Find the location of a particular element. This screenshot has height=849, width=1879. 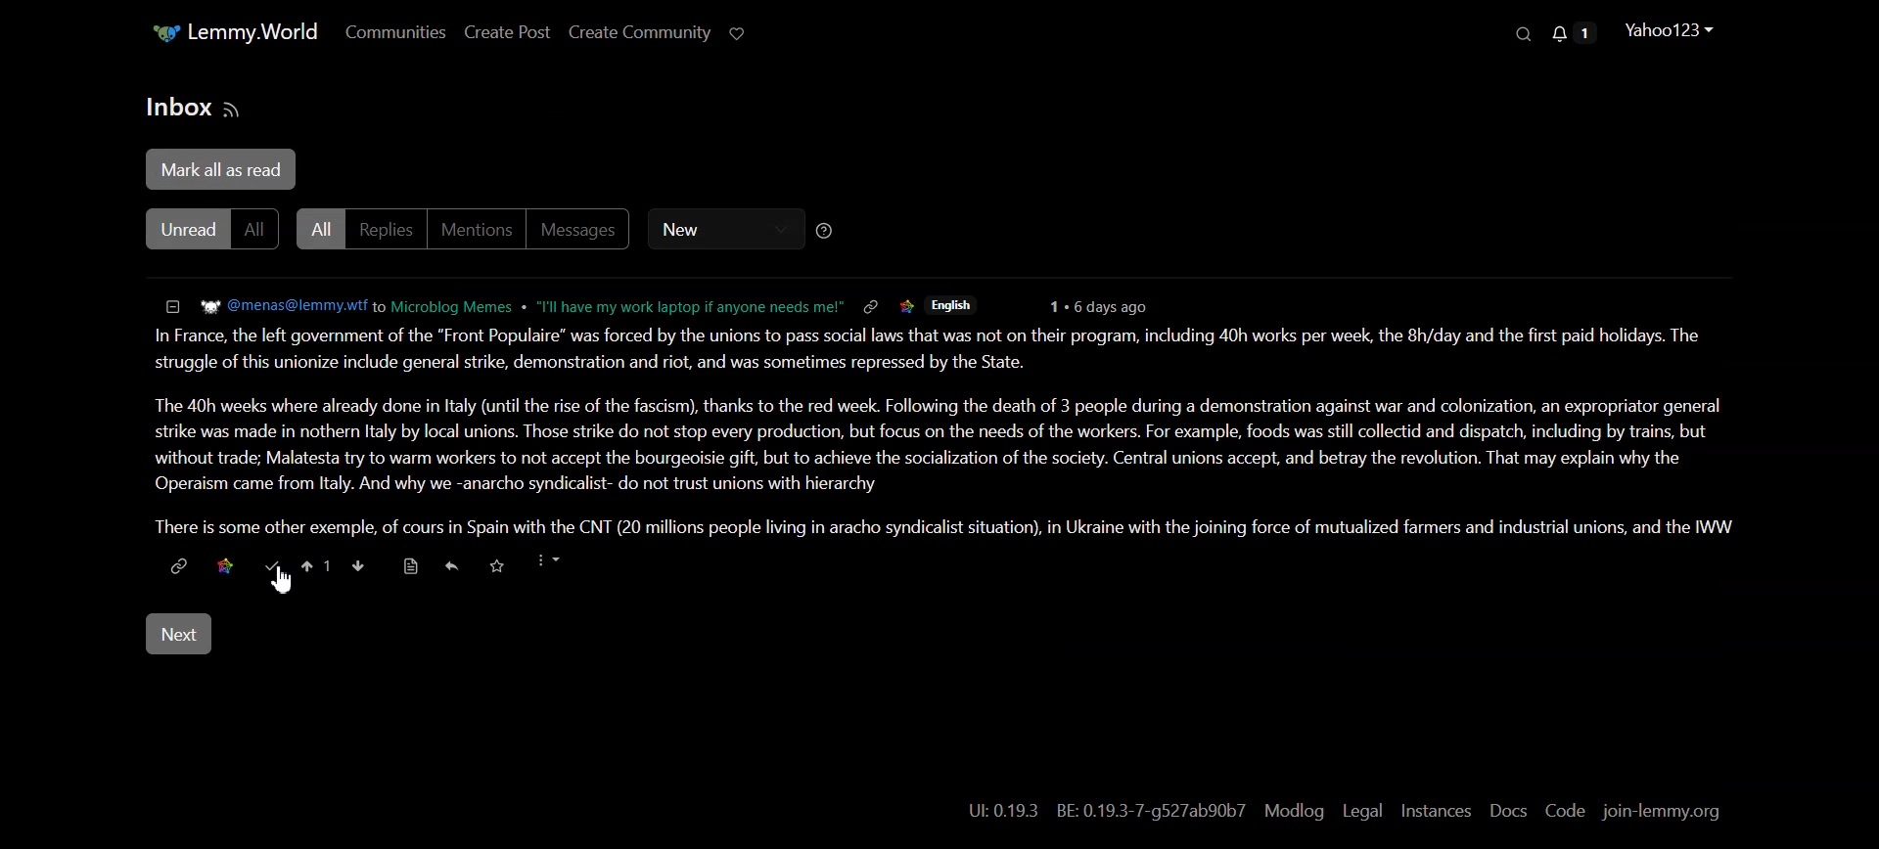

Save is located at coordinates (227, 565).